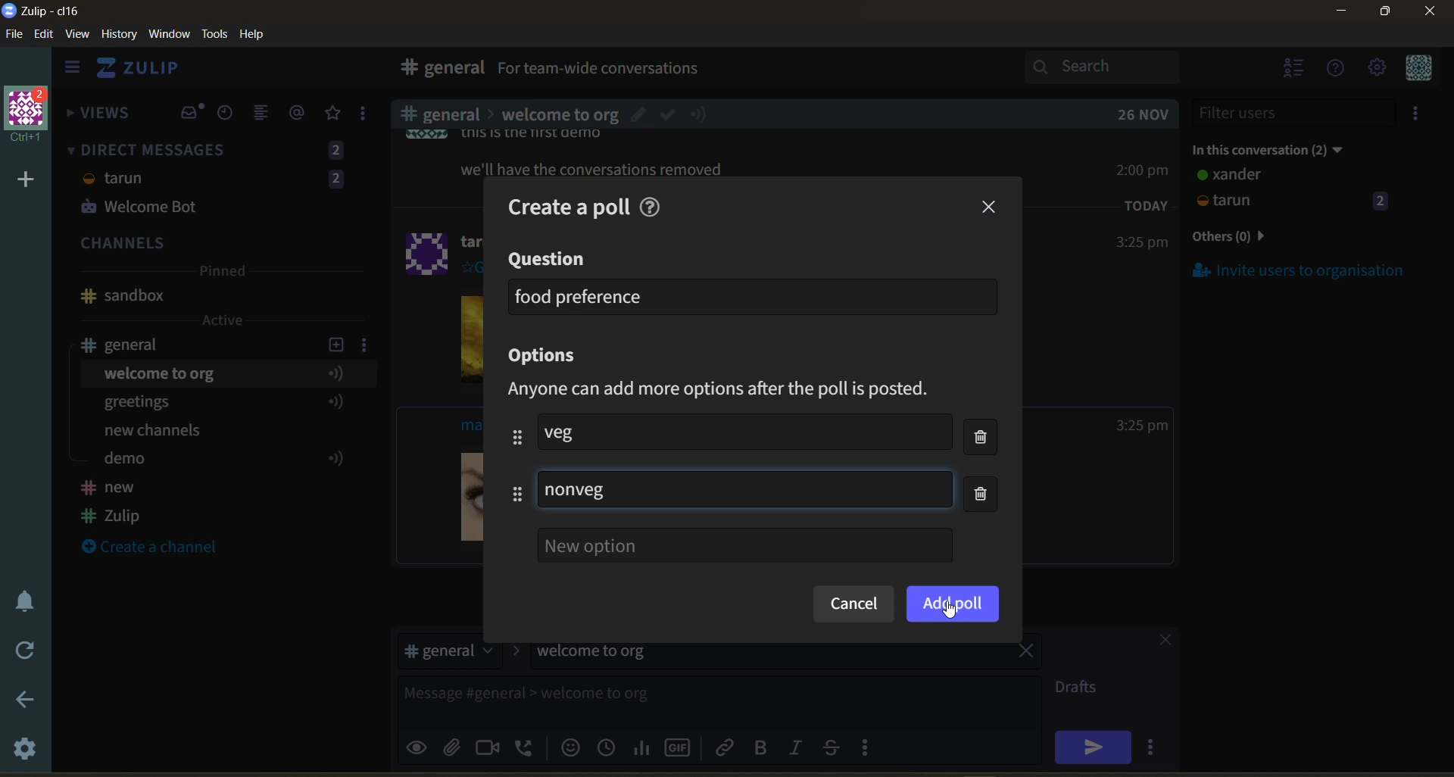 This screenshot has height=777, width=1454. Describe the element at coordinates (799, 749) in the screenshot. I see `italic` at that location.